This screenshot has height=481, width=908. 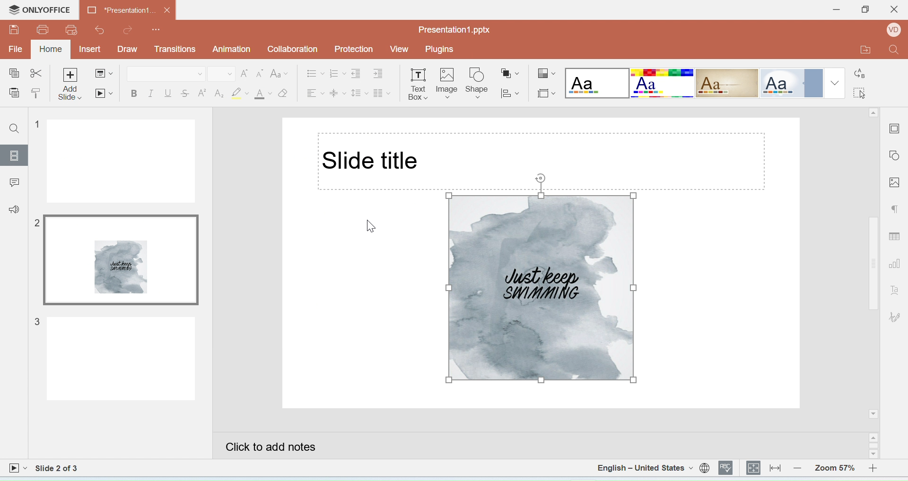 I want to click on Set document language, so click(x=705, y=468).